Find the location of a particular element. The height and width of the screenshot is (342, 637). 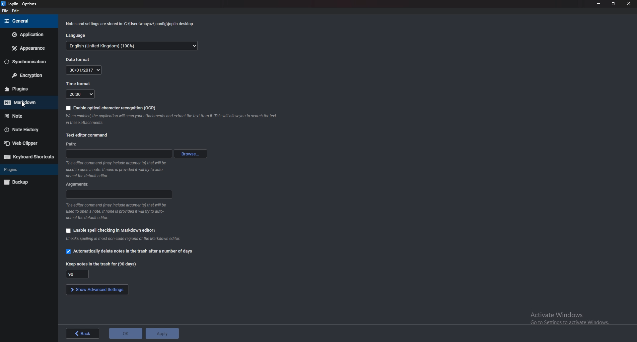

Markdown is located at coordinates (27, 102).